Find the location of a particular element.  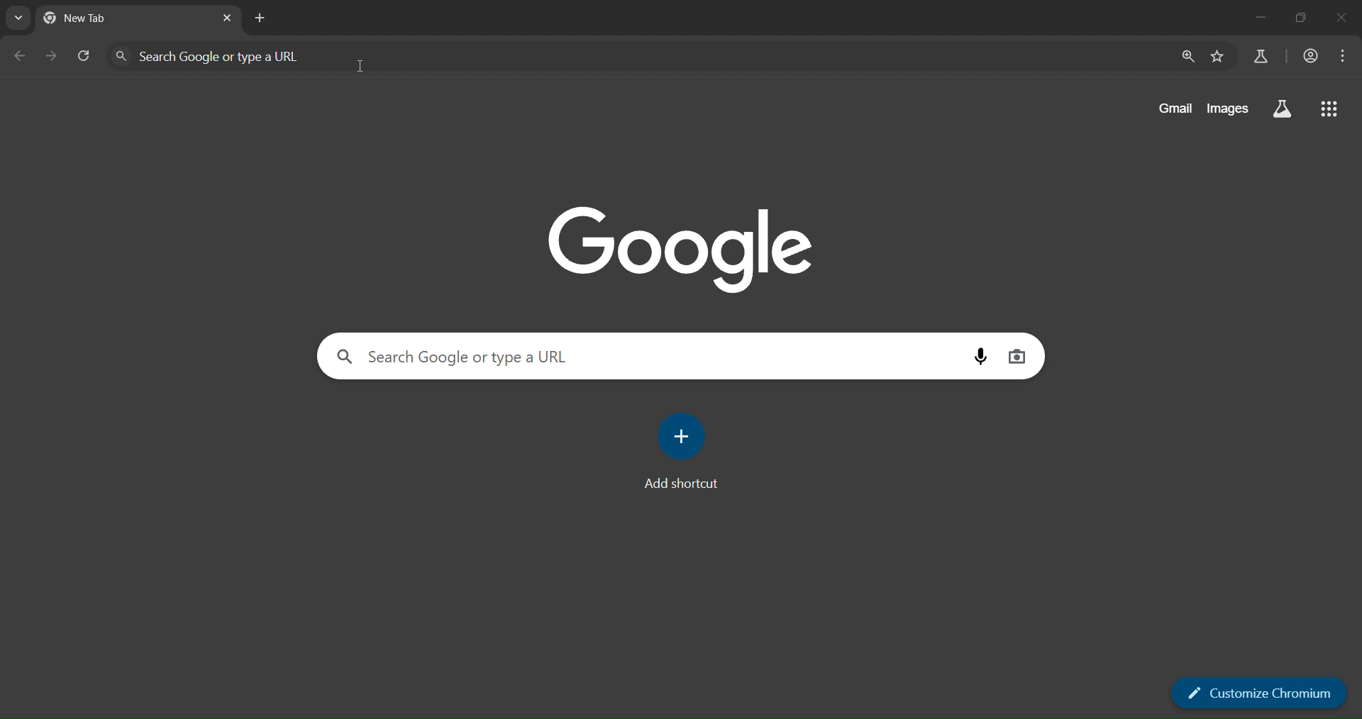

go forward one page is located at coordinates (52, 57).